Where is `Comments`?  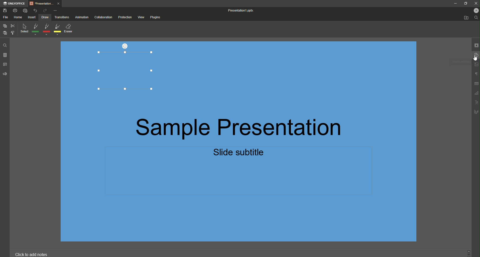 Comments is located at coordinates (6, 64).